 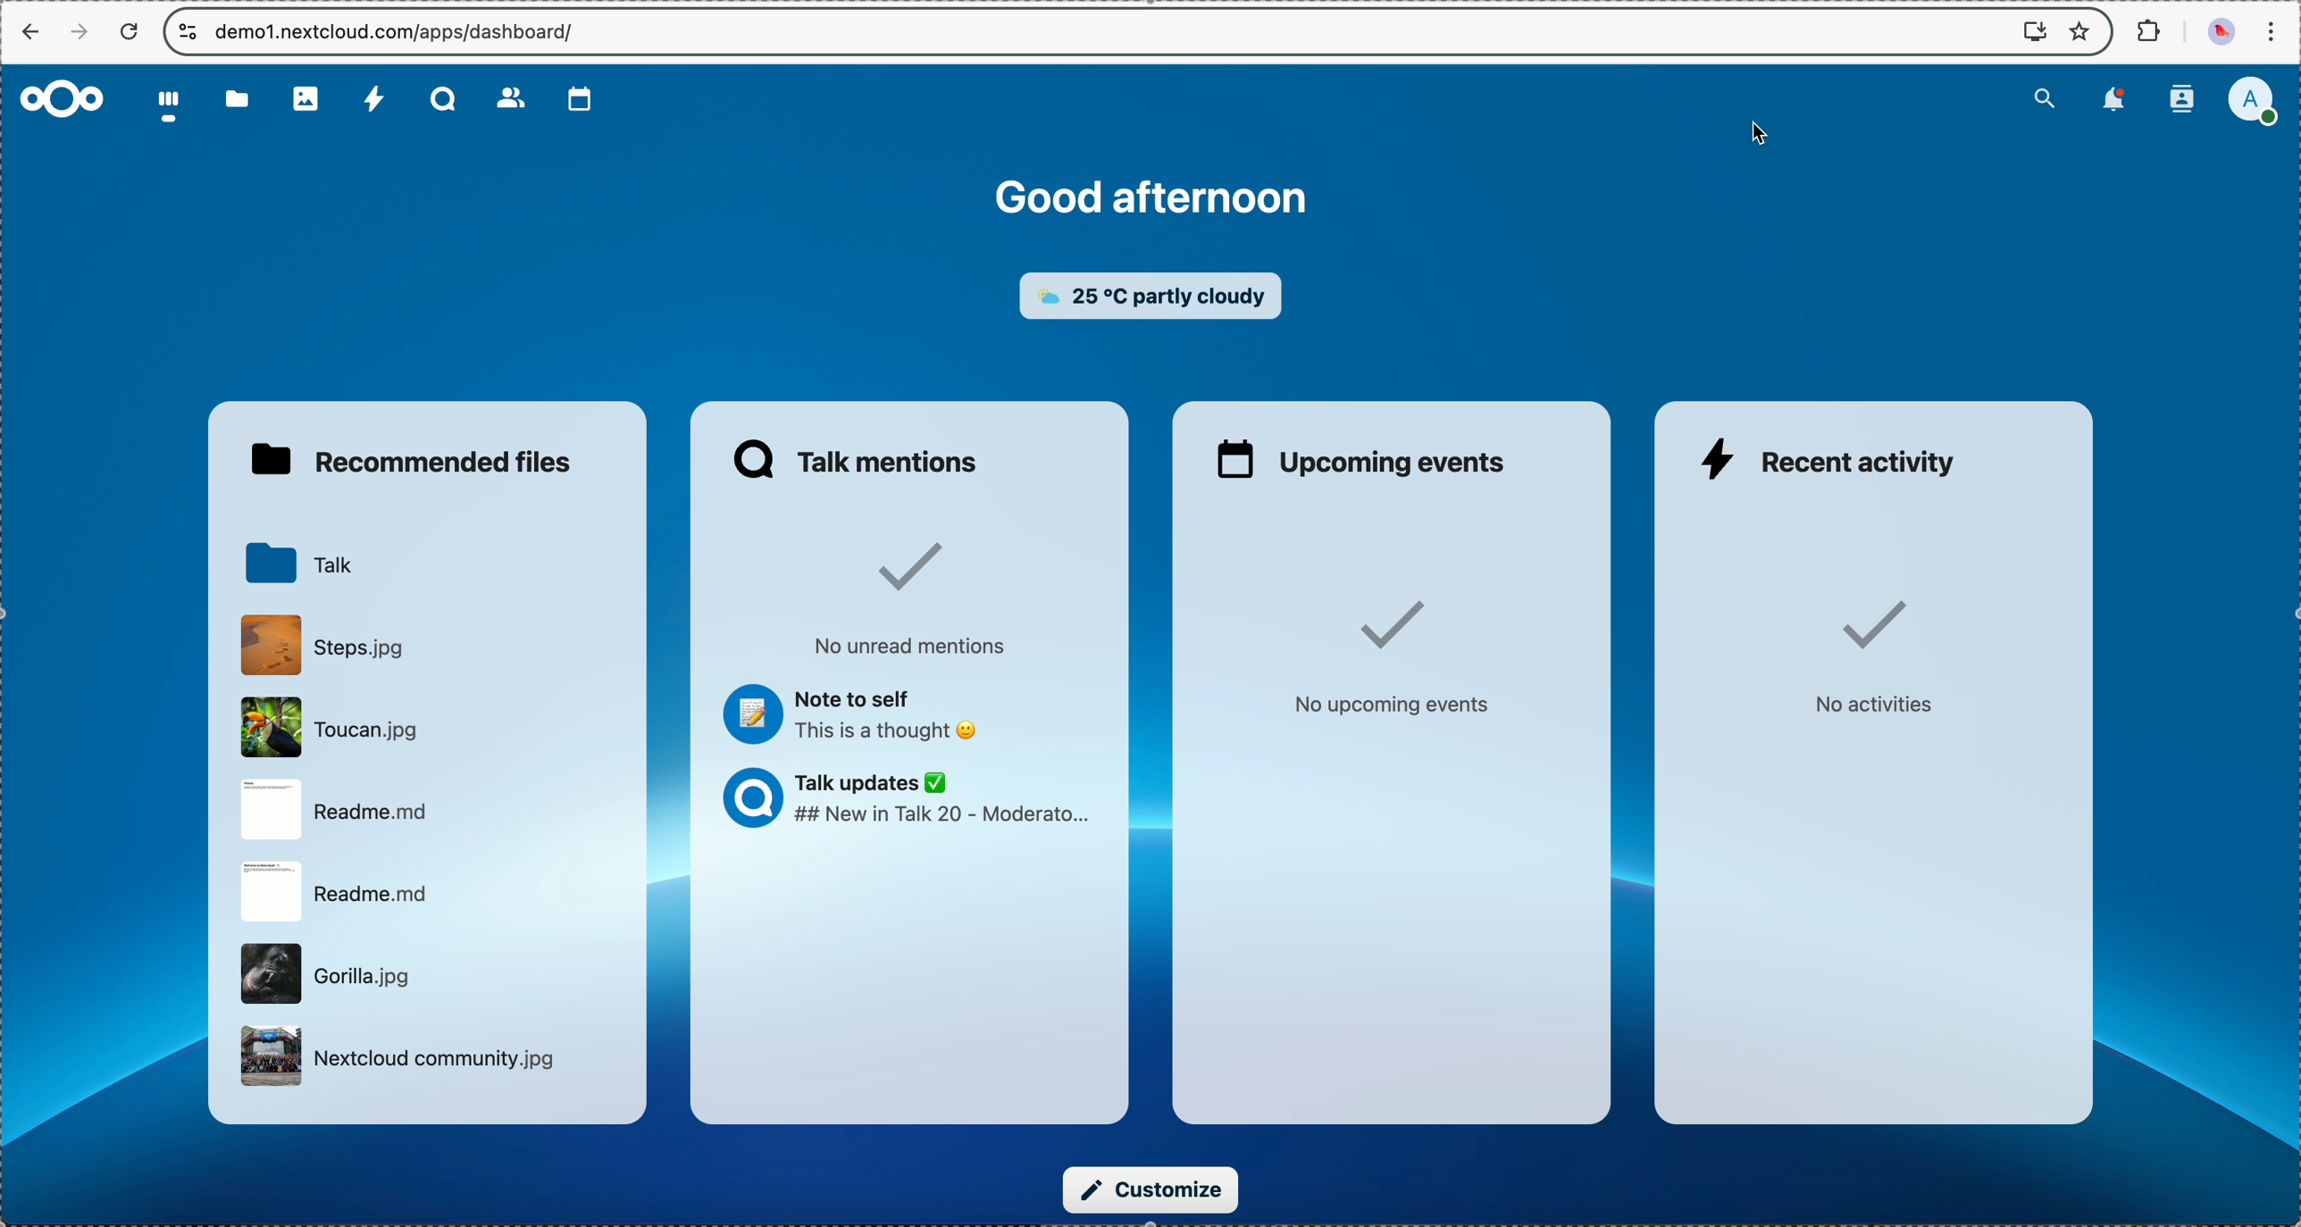 What do you see at coordinates (439, 97) in the screenshot?
I see `Talk` at bounding box center [439, 97].